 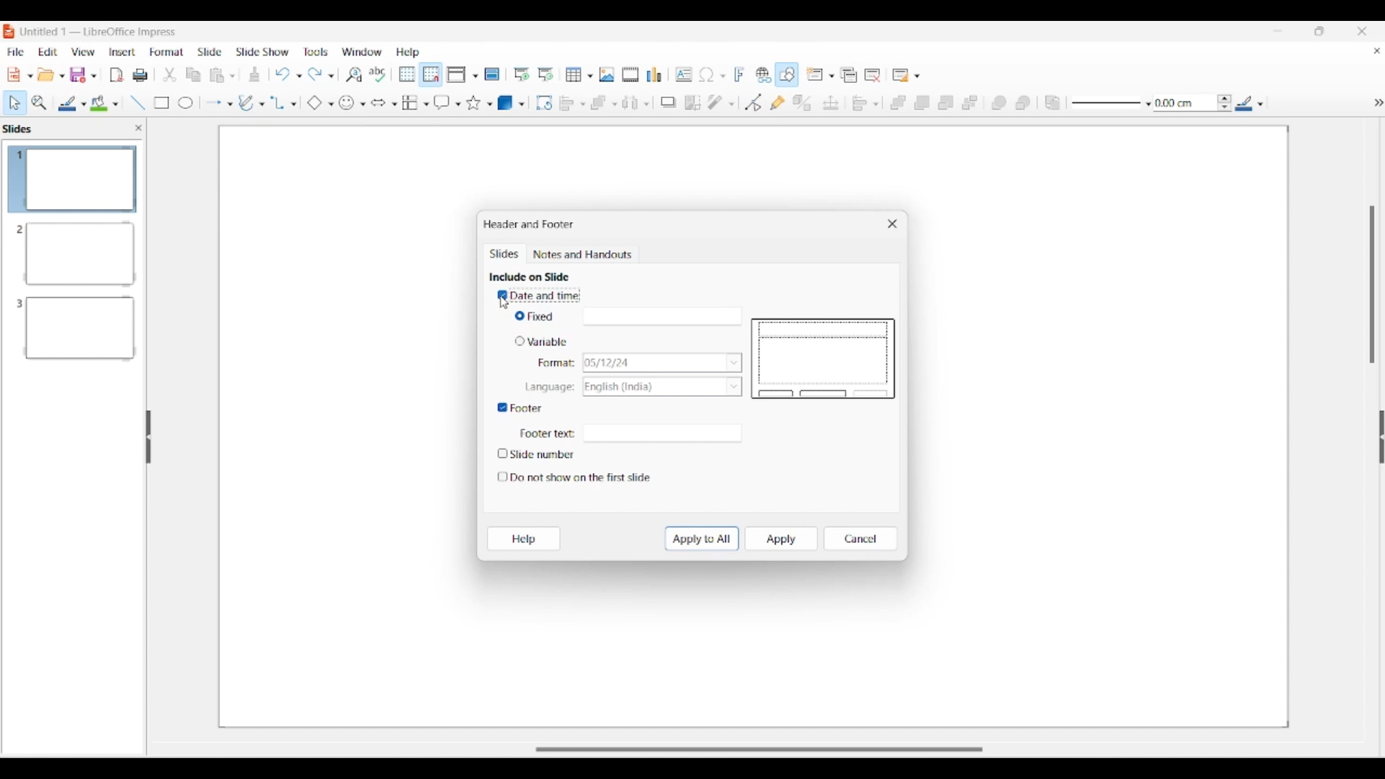 What do you see at coordinates (1278, 30) in the screenshot?
I see `Minimize` at bounding box center [1278, 30].